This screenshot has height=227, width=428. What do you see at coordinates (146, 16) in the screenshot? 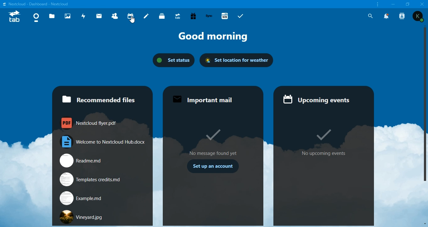
I see `notes` at bounding box center [146, 16].